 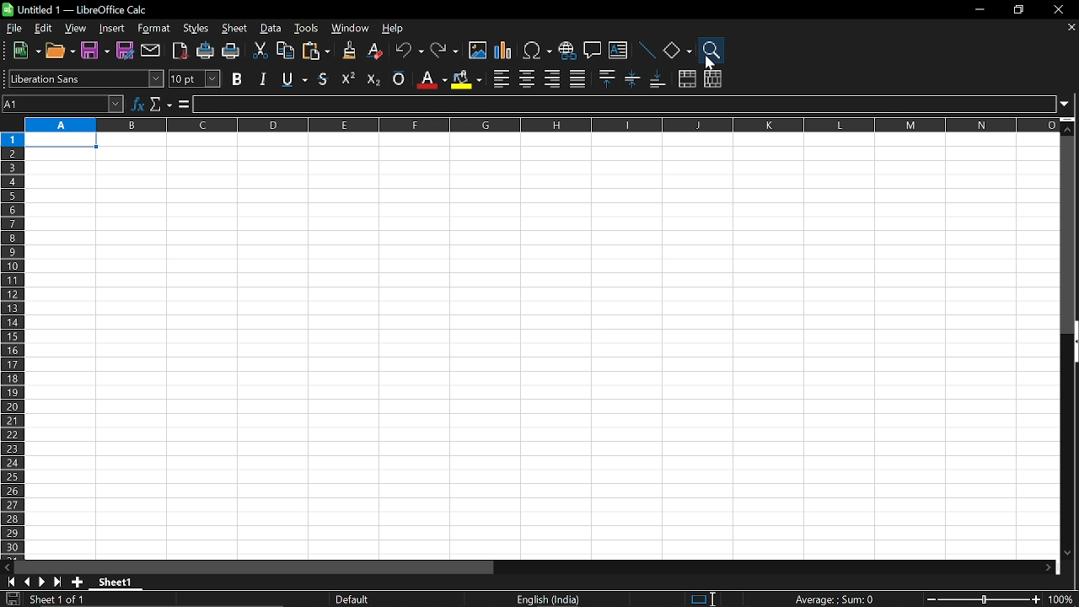 What do you see at coordinates (43, 29) in the screenshot?
I see `edit` at bounding box center [43, 29].